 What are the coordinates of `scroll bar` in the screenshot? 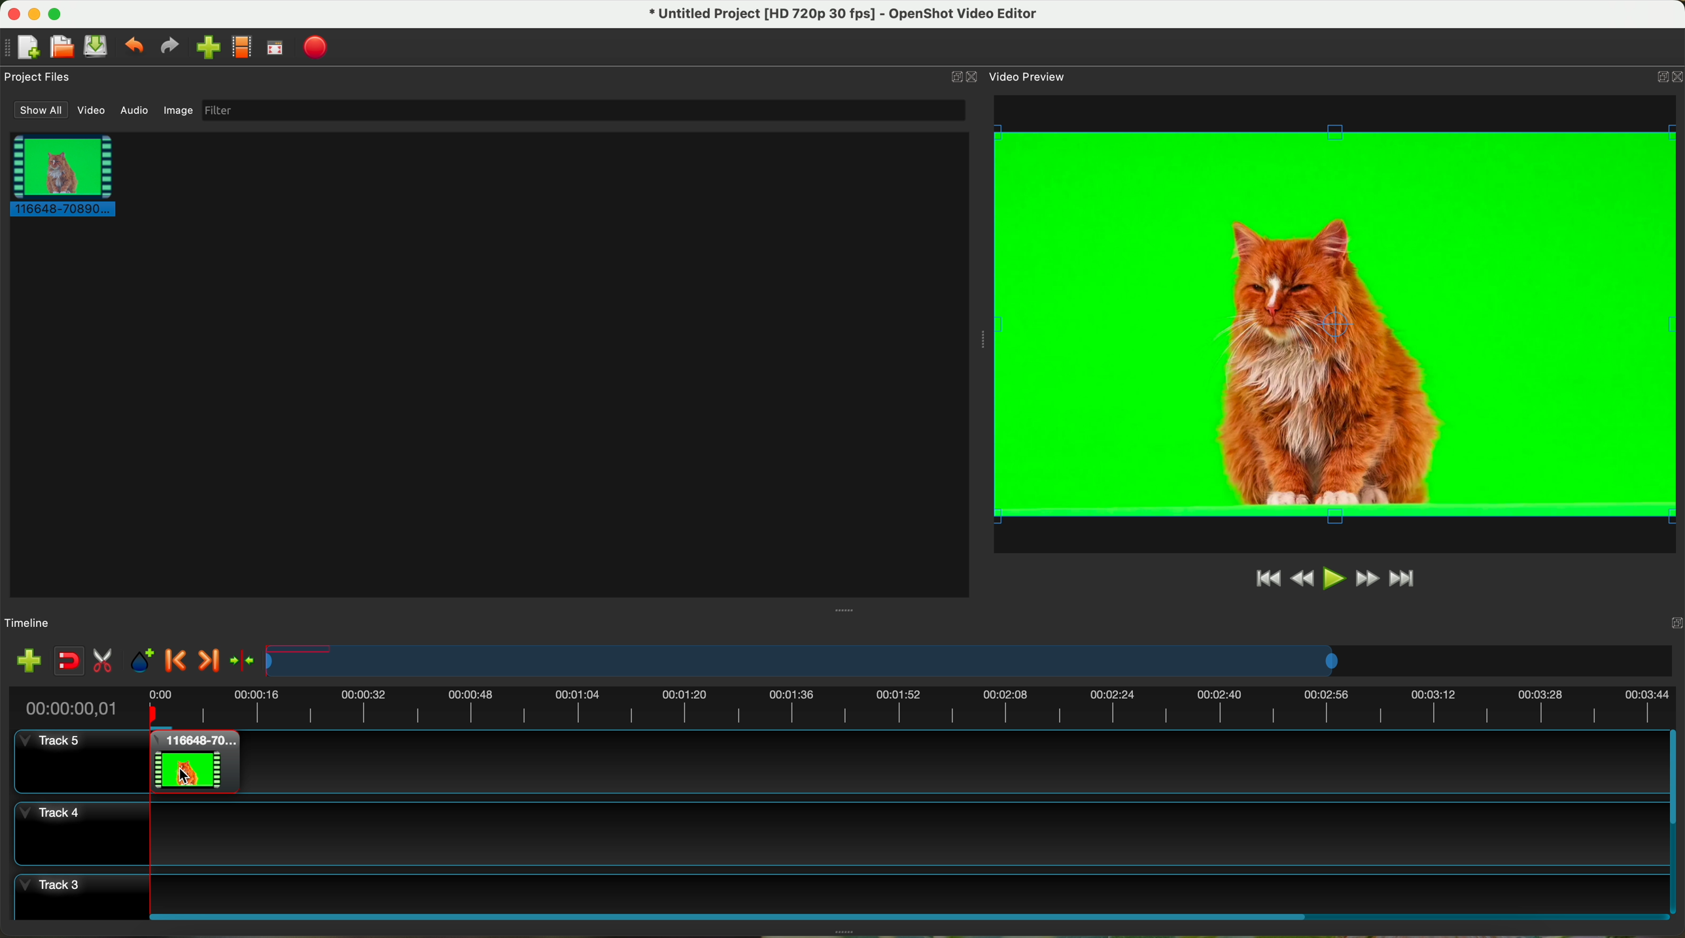 It's located at (1675, 822).